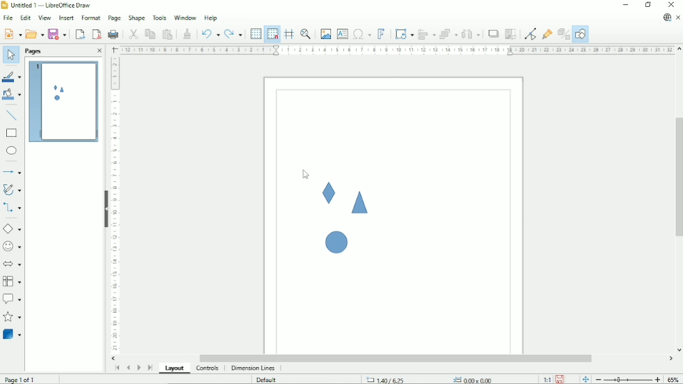 Image resolution: width=683 pixels, height=384 pixels. What do you see at coordinates (8, 18) in the screenshot?
I see `File` at bounding box center [8, 18].